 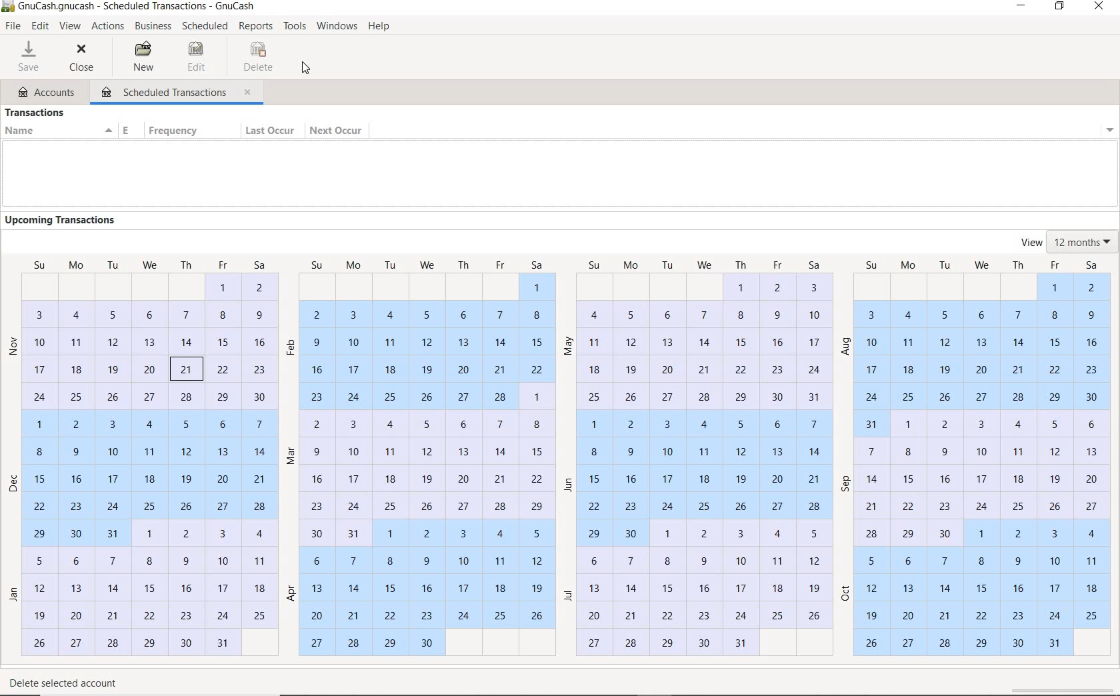 I want to click on months, so click(x=845, y=468).